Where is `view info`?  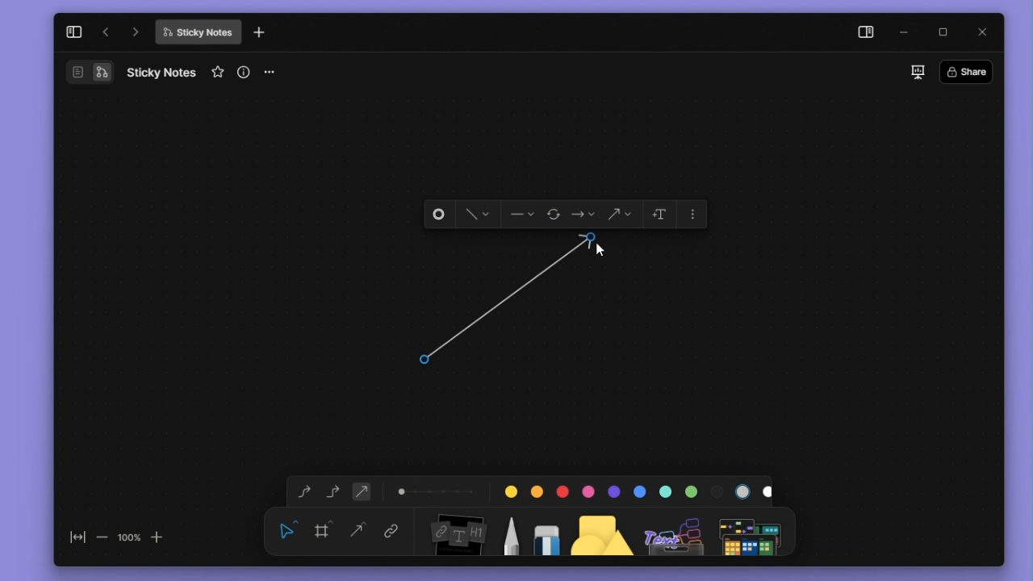 view info is located at coordinates (245, 72).